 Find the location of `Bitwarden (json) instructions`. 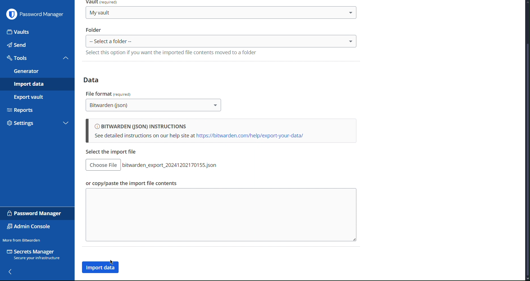

Bitwarden (json) instructions is located at coordinates (221, 131).